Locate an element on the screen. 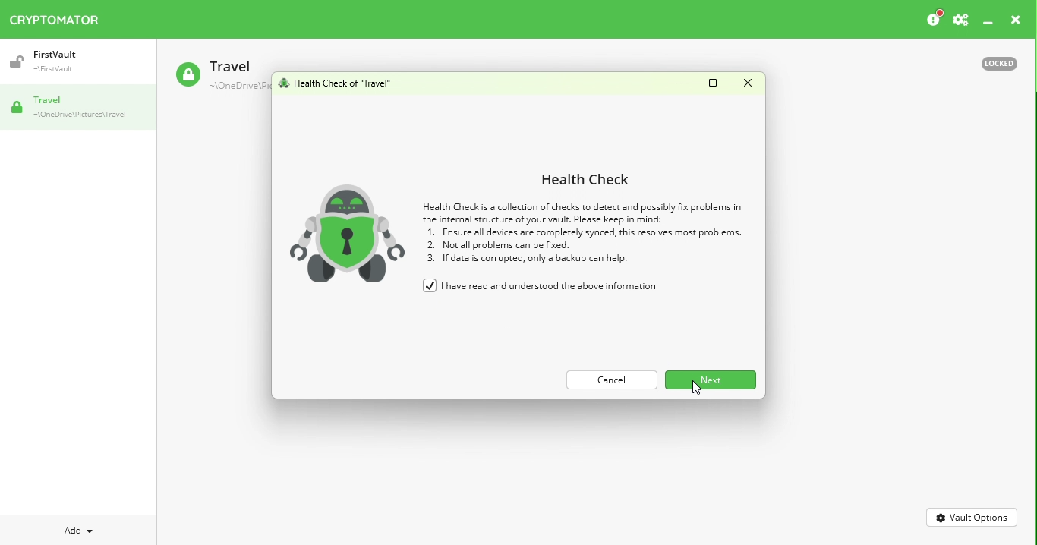  Maximize is located at coordinates (711, 83).